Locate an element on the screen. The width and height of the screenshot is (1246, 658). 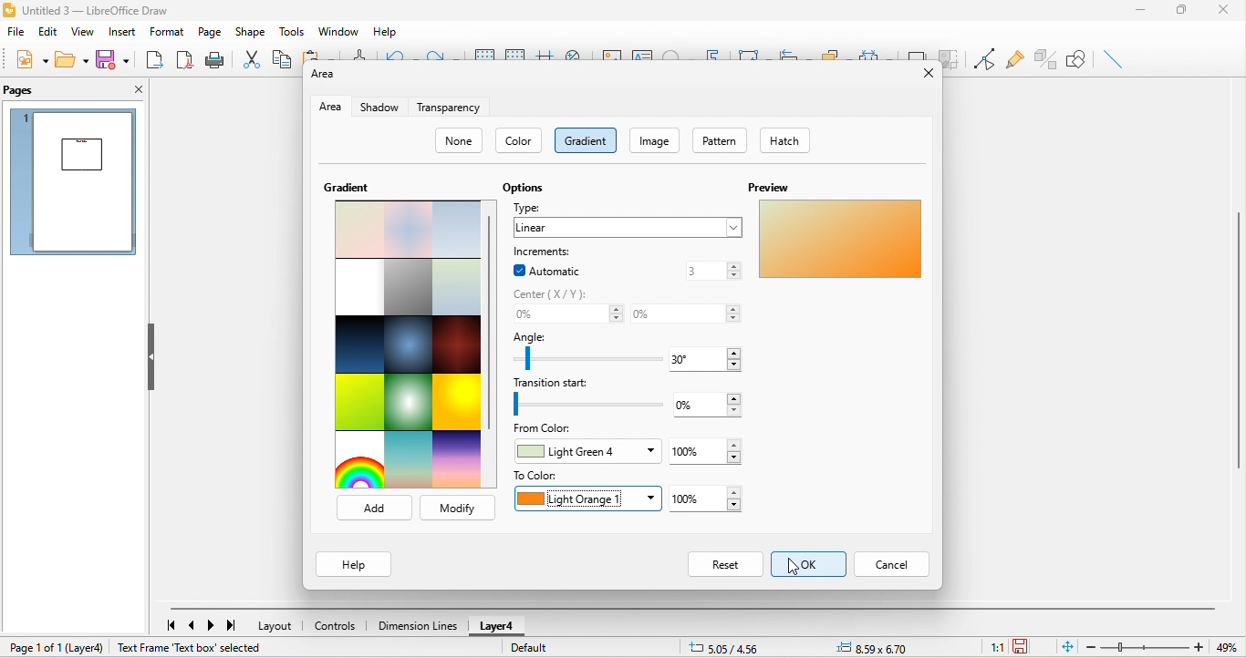
toggle extrusion is located at coordinates (1046, 57).